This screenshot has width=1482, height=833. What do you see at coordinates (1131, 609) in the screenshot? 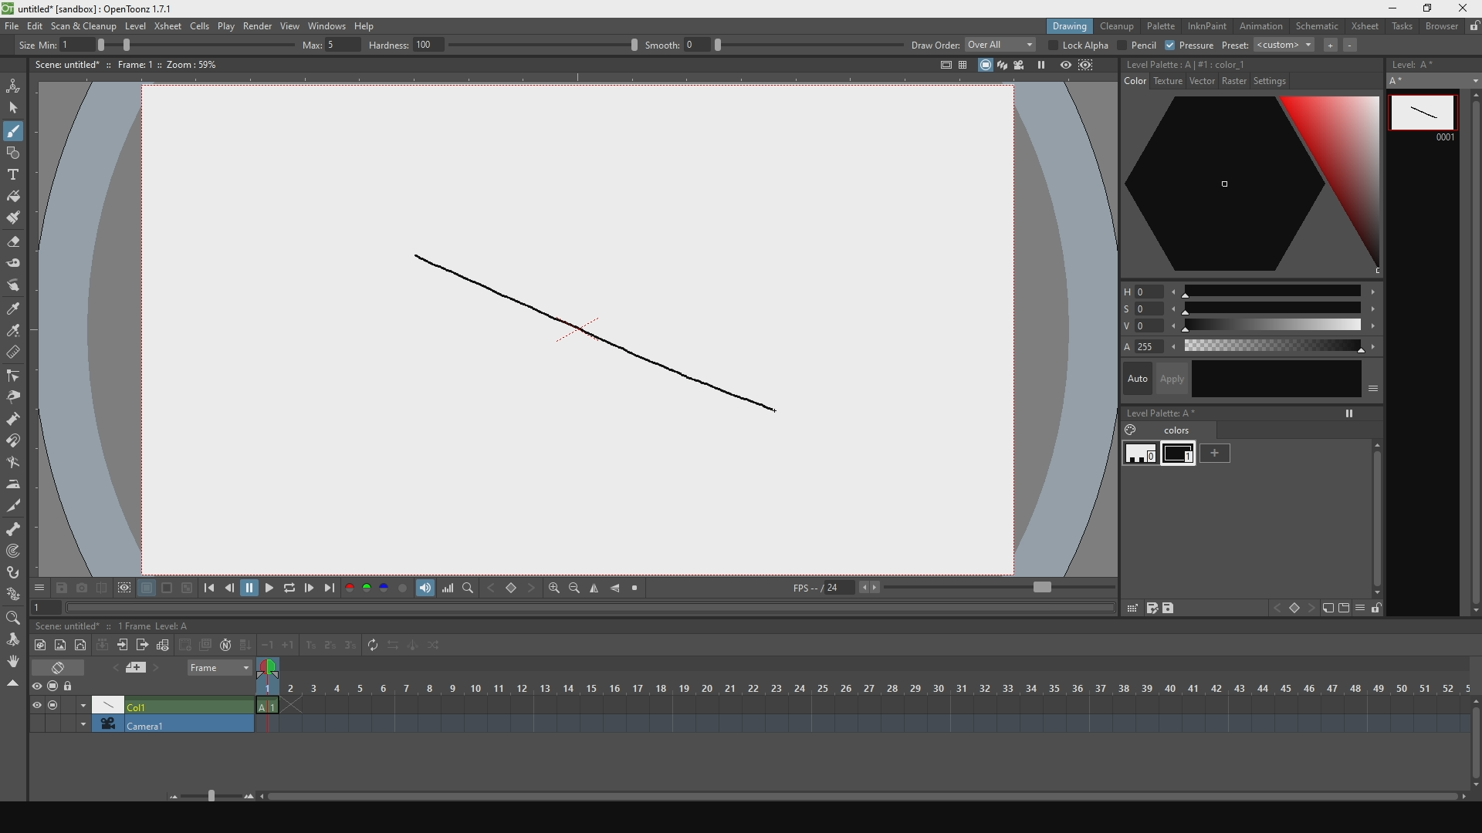
I see `grid` at bounding box center [1131, 609].